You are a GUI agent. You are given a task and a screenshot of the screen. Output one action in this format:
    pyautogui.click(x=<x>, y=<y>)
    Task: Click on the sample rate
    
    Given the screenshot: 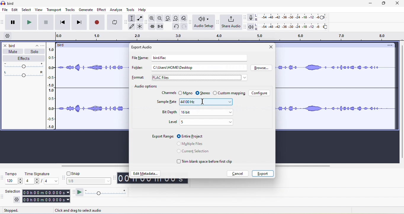 What is the action you would take?
    pyautogui.click(x=168, y=103)
    